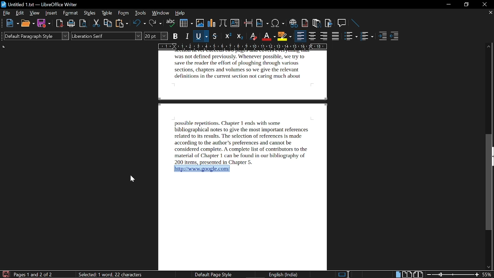  I want to click on insert text, so click(235, 24).